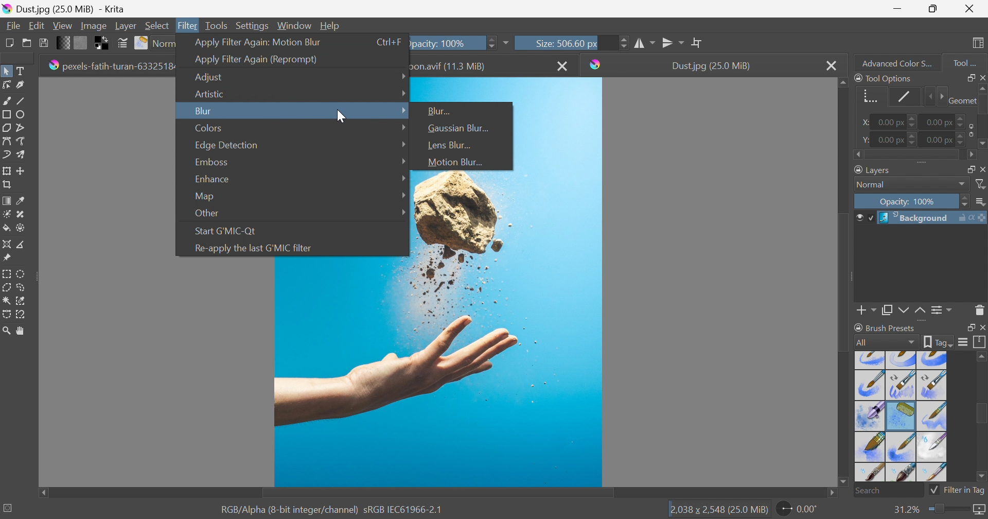  What do you see at coordinates (982, 328) in the screenshot?
I see `Close` at bounding box center [982, 328].